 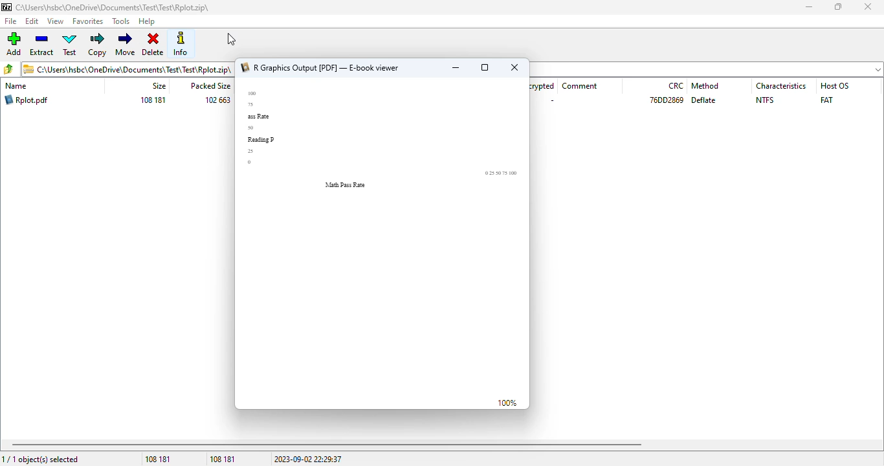 I want to click on characteristics, so click(x=782, y=86).